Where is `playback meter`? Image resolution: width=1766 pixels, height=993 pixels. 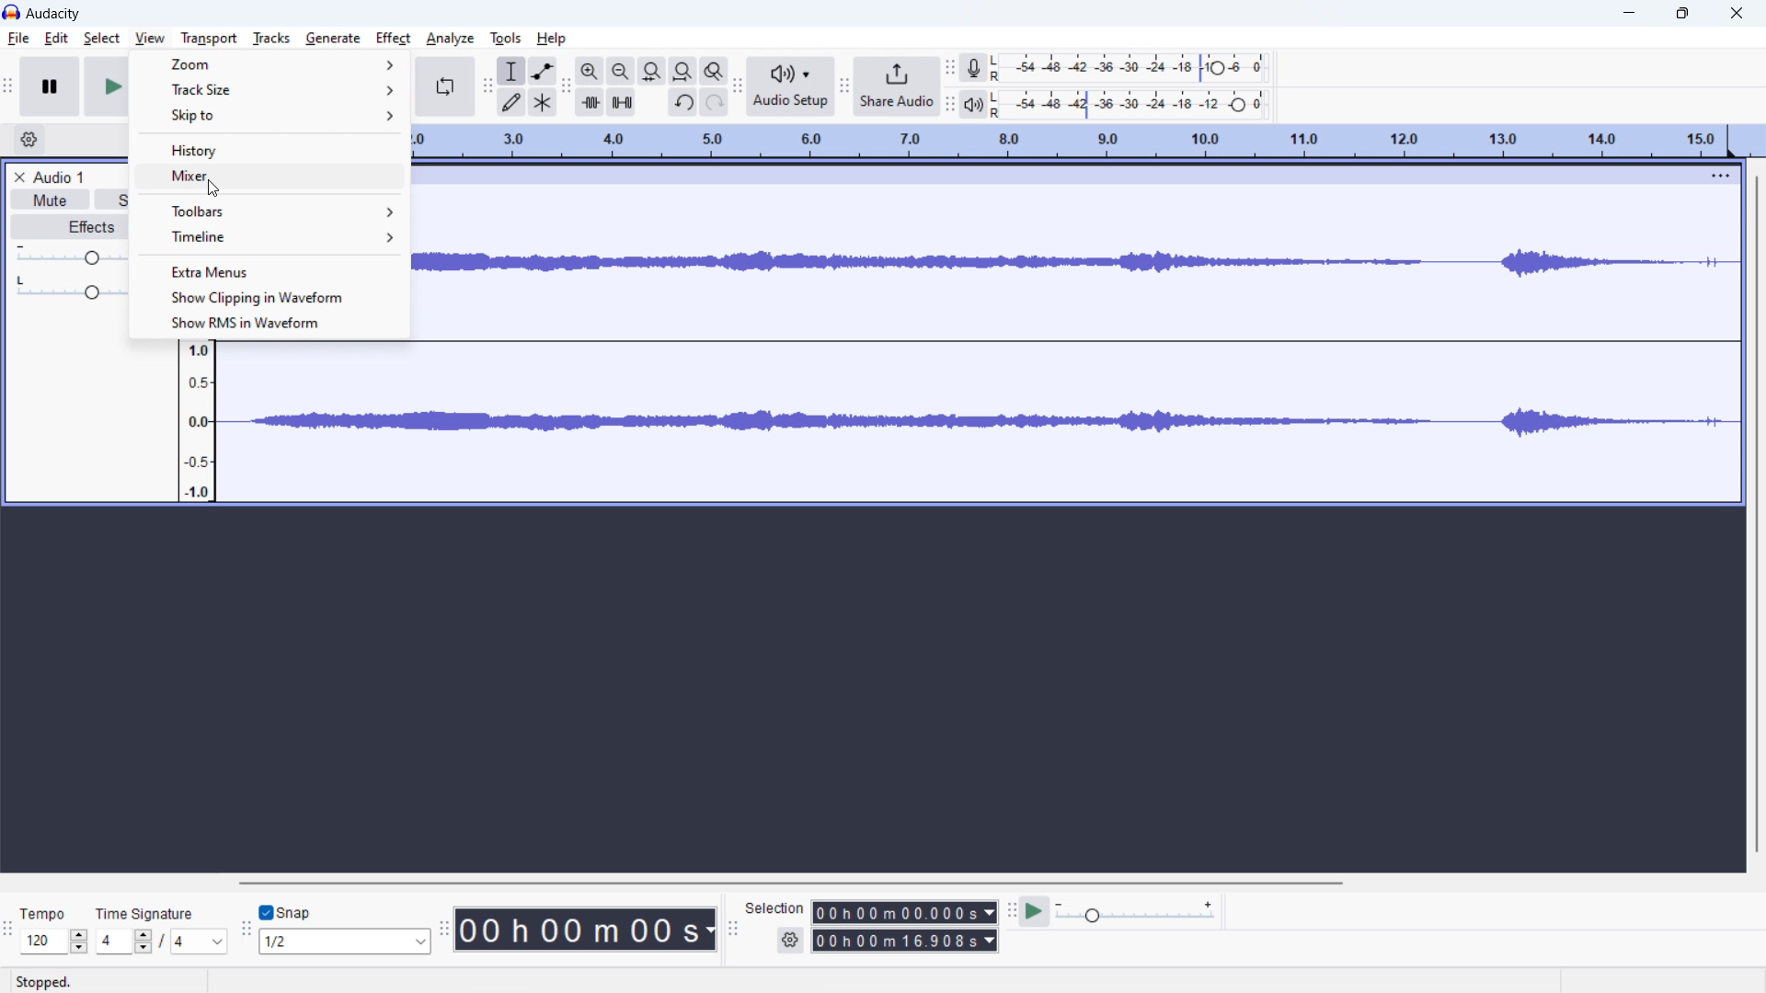 playback meter is located at coordinates (974, 104).